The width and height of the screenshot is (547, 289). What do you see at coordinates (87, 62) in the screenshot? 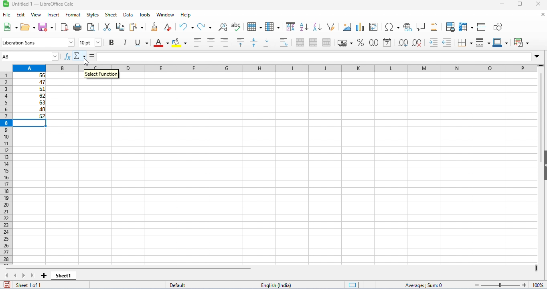
I see `cursor` at bounding box center [87, 62].